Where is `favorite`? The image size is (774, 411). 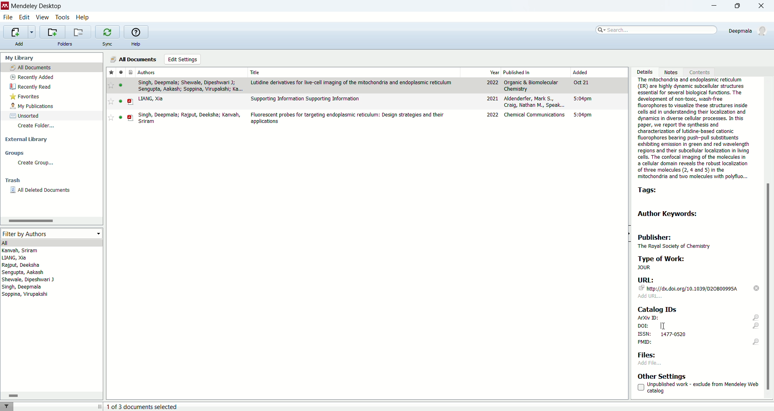
favorite is located at coordinates (111, 85).